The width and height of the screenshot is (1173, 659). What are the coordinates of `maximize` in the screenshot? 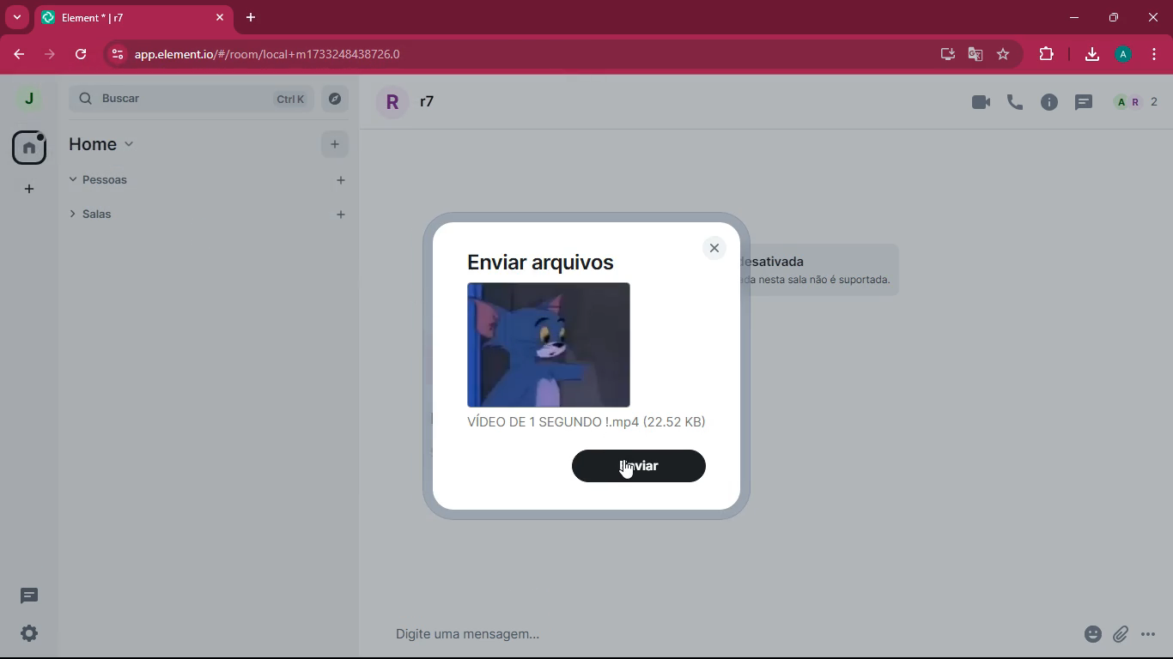 It's located at (1113, 17).